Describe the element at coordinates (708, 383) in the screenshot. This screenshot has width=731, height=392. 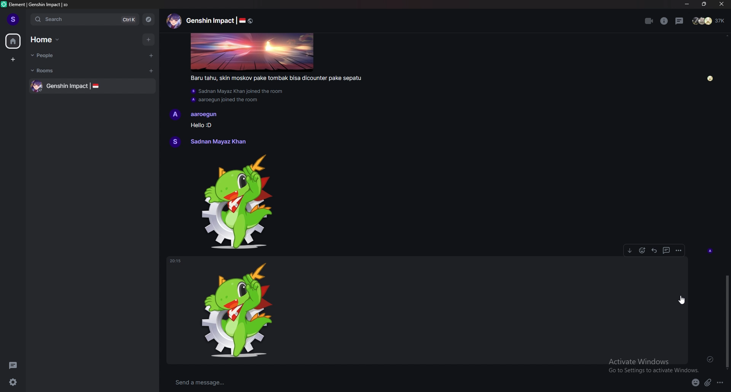
I see `Attach file` at that location.